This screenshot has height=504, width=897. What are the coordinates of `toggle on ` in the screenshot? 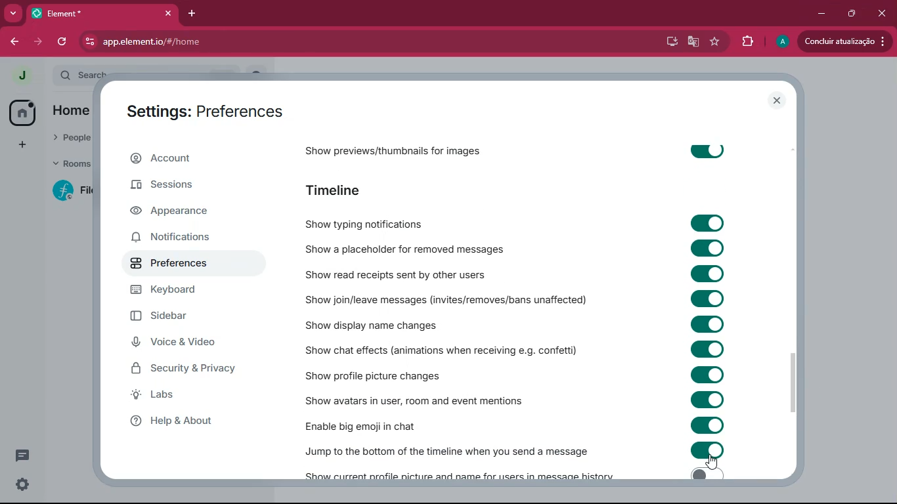 It's located at (705, 149).